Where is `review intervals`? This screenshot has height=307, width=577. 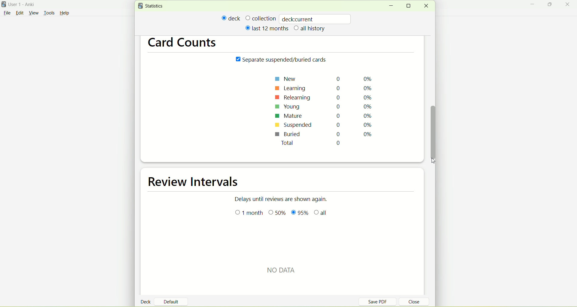
review intervals is located at coordinates (198, 182).